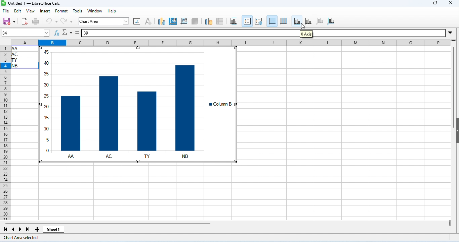 The width and height of the screenshot is (459, 242). Describe the element at coordinates (449, 223) in the screenshot. I see `drag to view more columns` at that location.